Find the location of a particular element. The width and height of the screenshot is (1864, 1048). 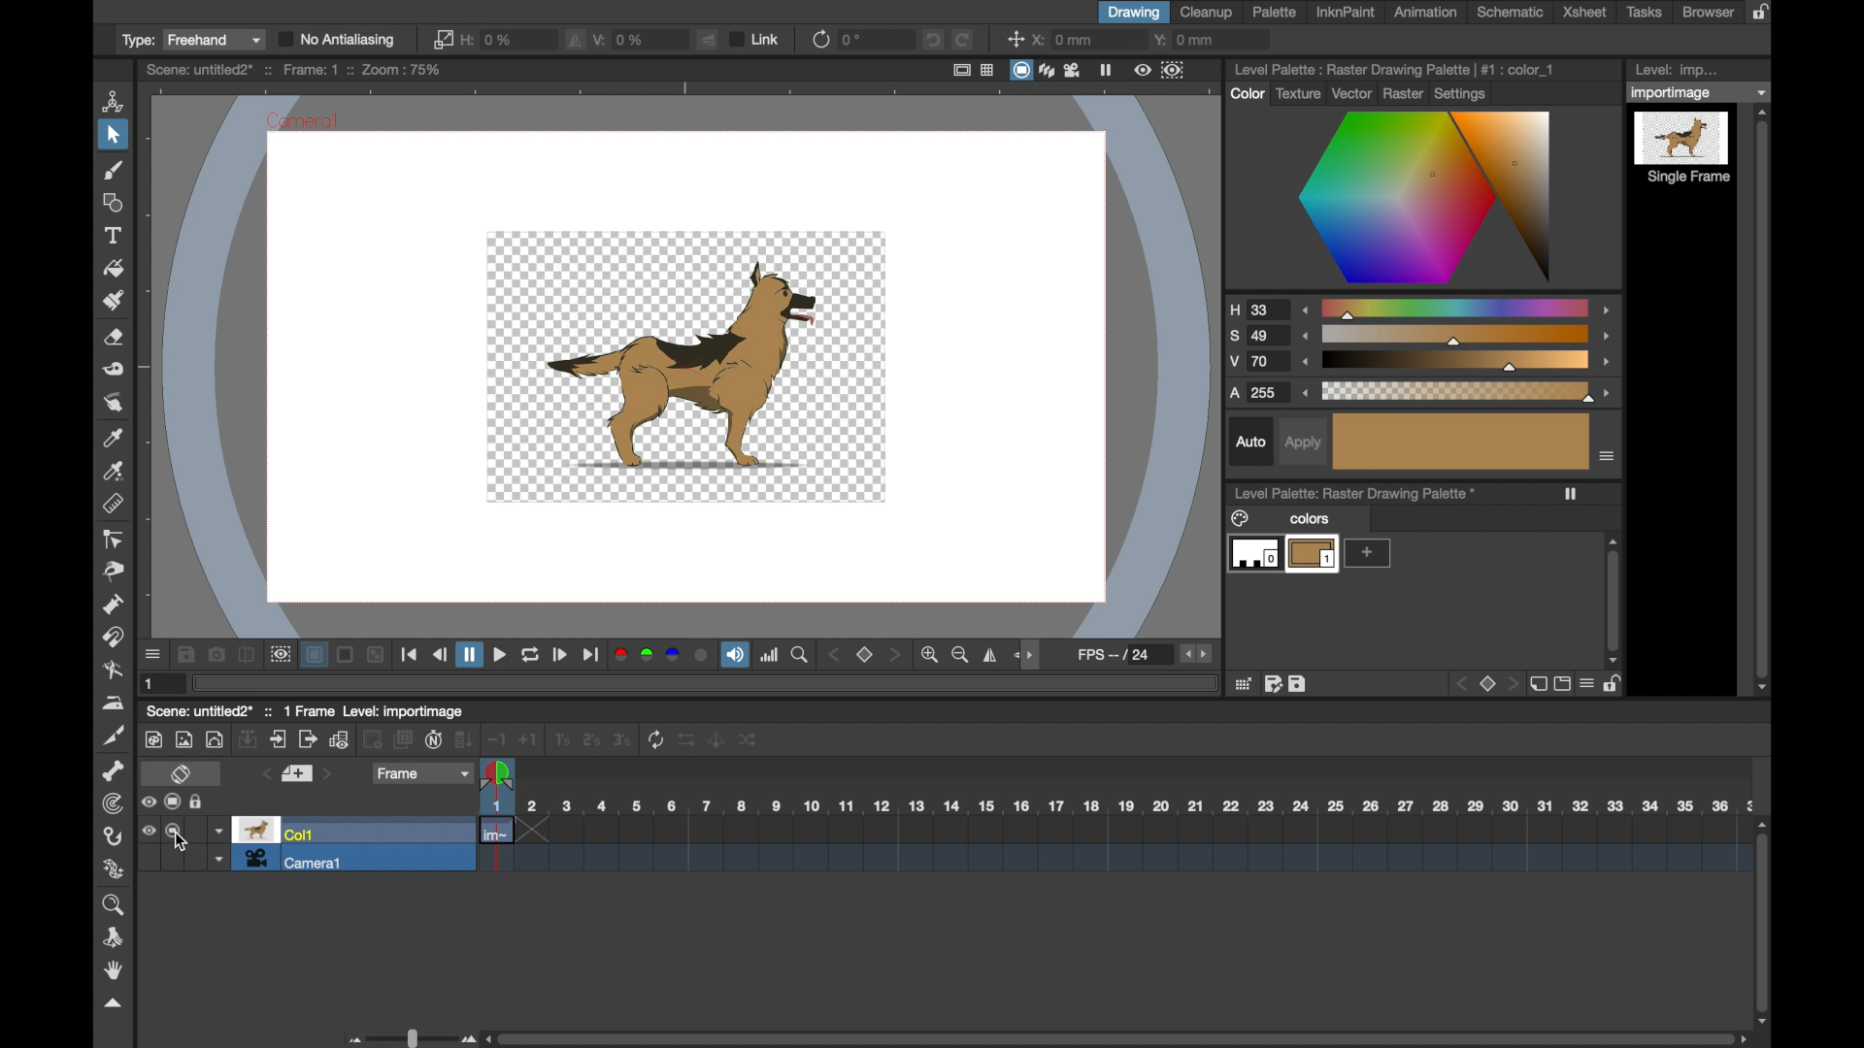

refresh is located at coordinates (654, 739).